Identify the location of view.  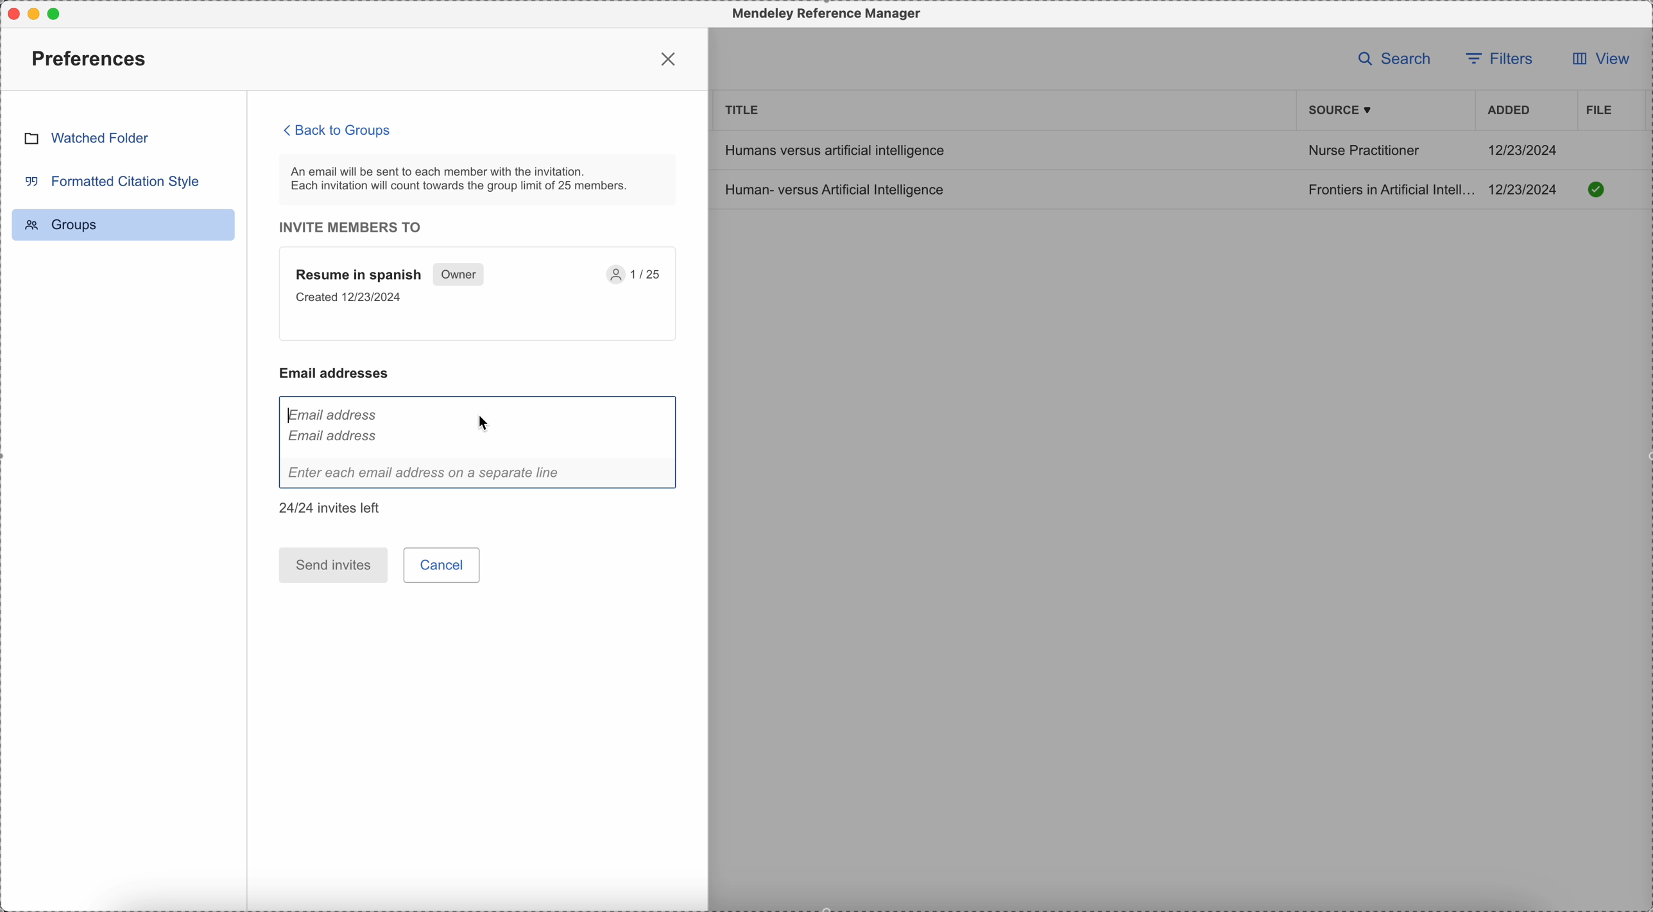
(1596, 62).